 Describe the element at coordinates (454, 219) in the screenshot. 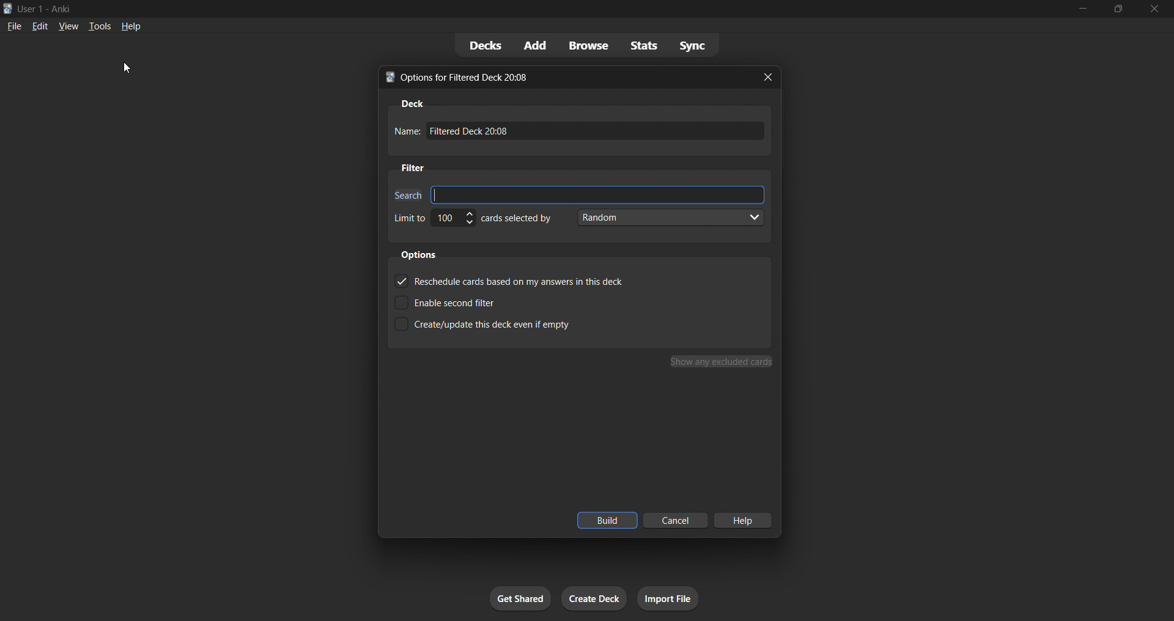

I see `card limit` at that location.